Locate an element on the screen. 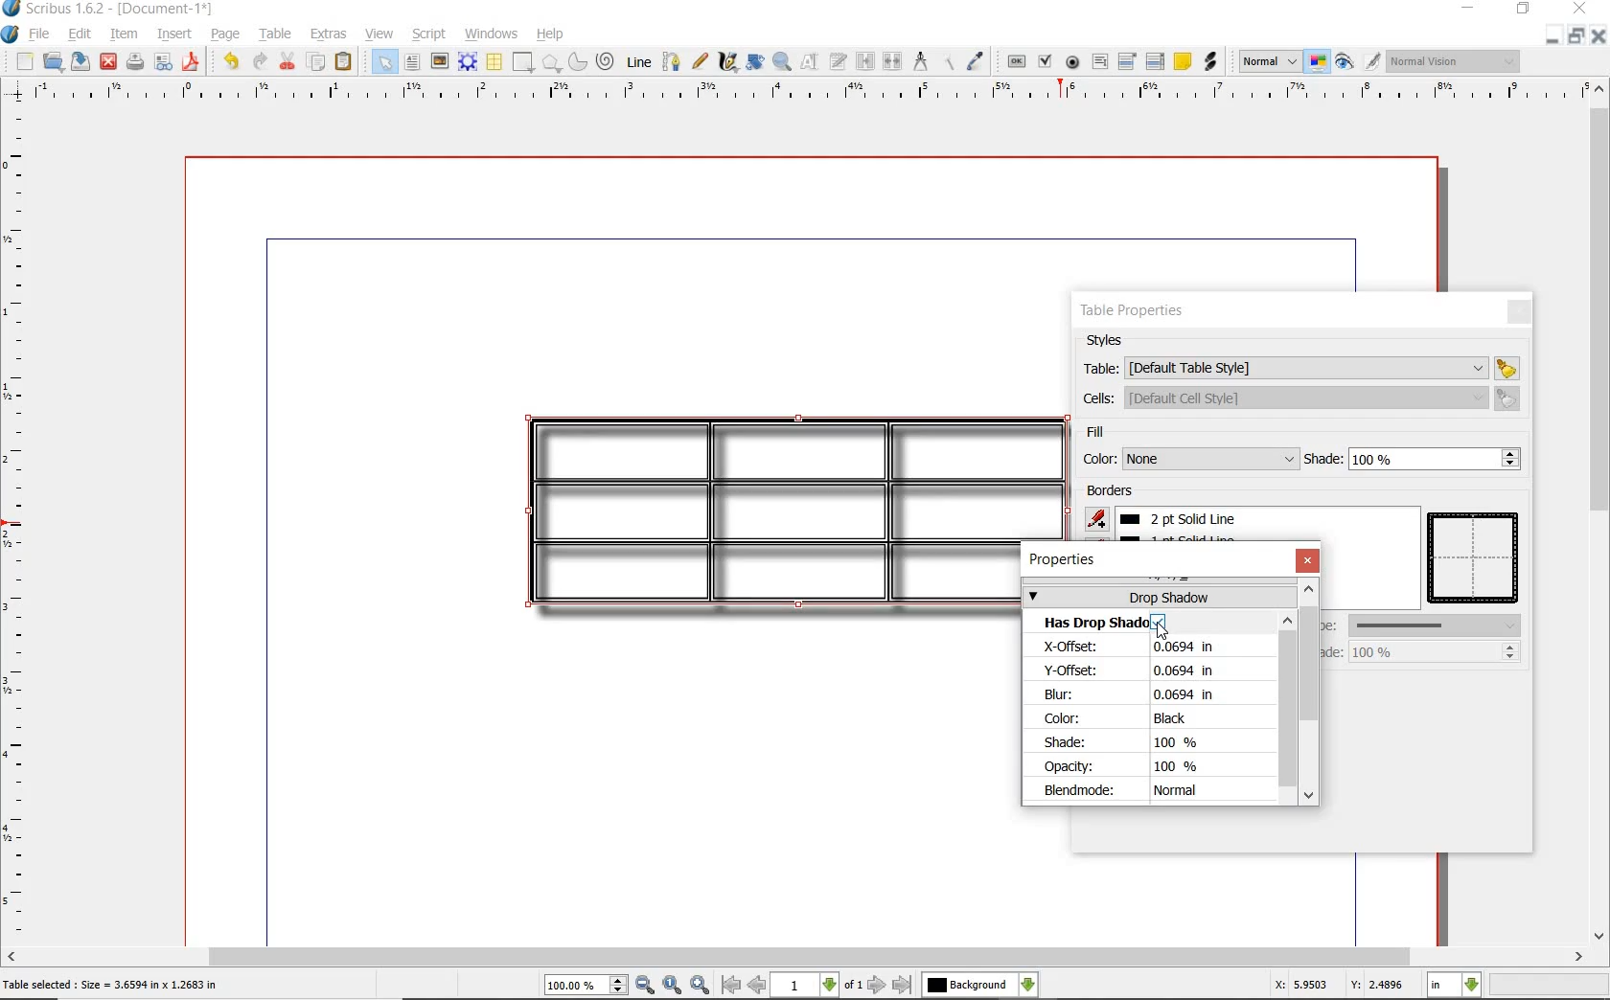 This screenshot has height=1000, width=1610. MINIMIZE is located at coordinates (1553, 35).